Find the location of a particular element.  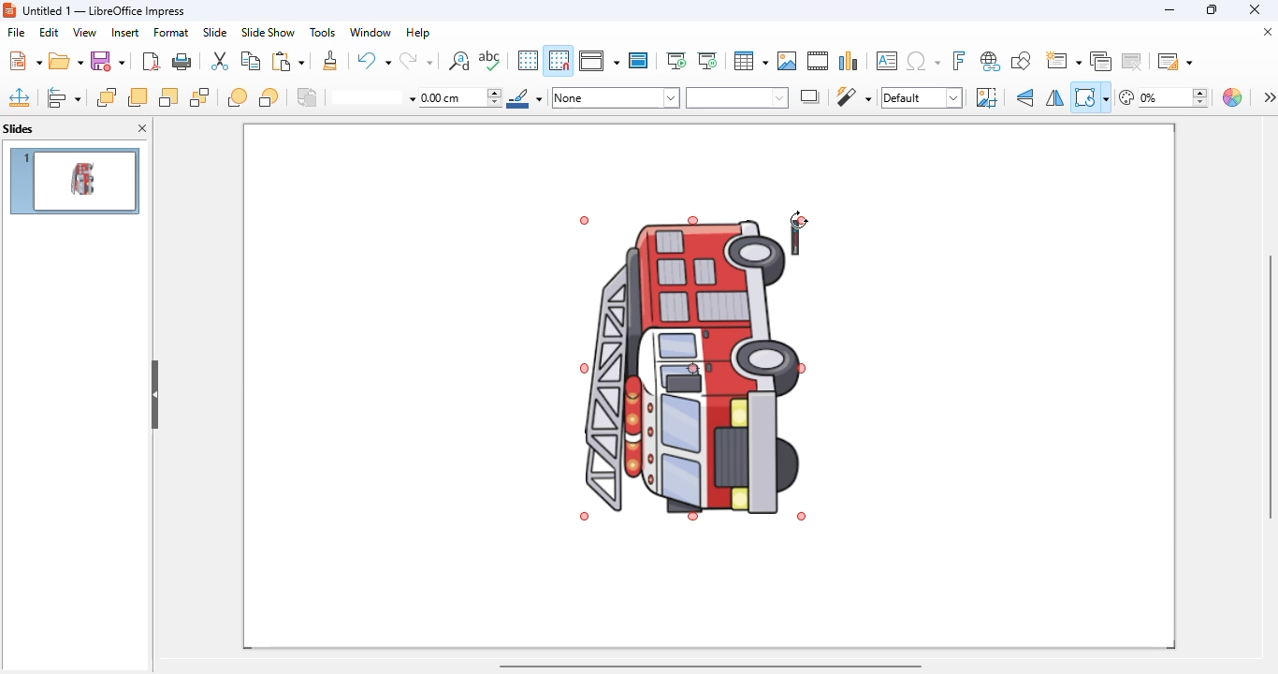

paste is located at coordinates (287, 60).